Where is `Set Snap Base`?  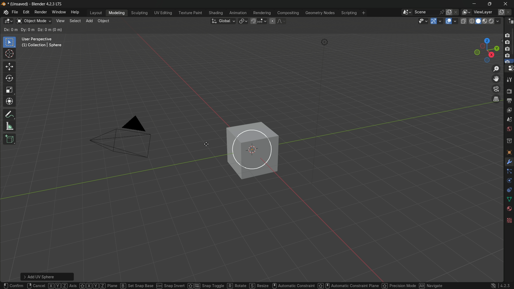 Set Snap Base is located at coordinates (137, 285).